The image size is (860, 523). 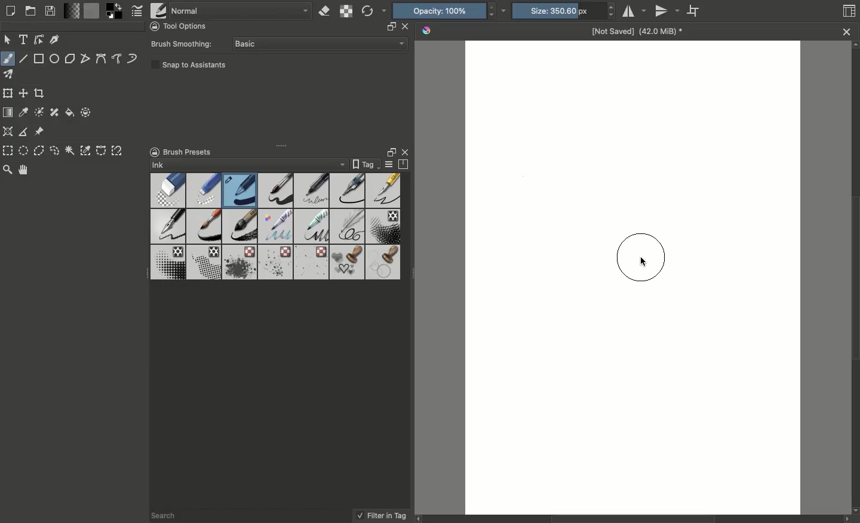 What do you see at coordinates (427, 31) in the screenshot?
I see `Krita` at bounding box center [427, 31].